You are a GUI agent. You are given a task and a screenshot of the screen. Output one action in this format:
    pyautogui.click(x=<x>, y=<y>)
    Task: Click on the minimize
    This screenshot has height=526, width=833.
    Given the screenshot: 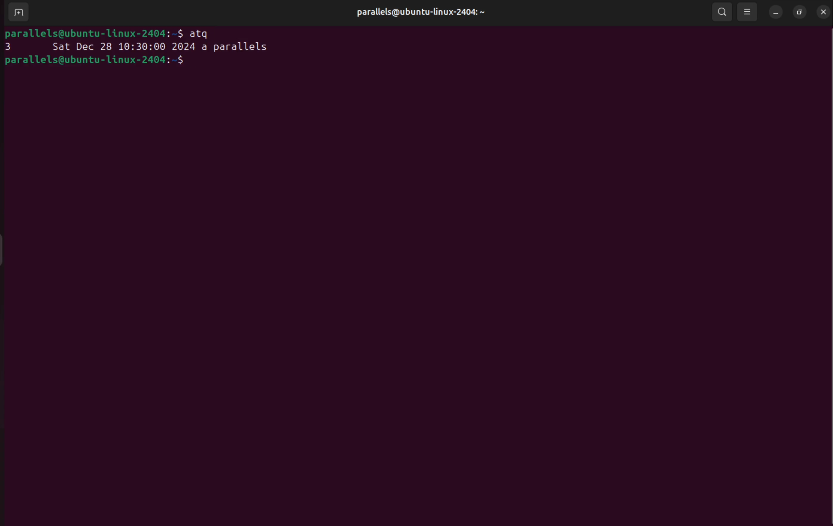 What is the action you would take?
    pyautogui.click(x=774, y=13)
    